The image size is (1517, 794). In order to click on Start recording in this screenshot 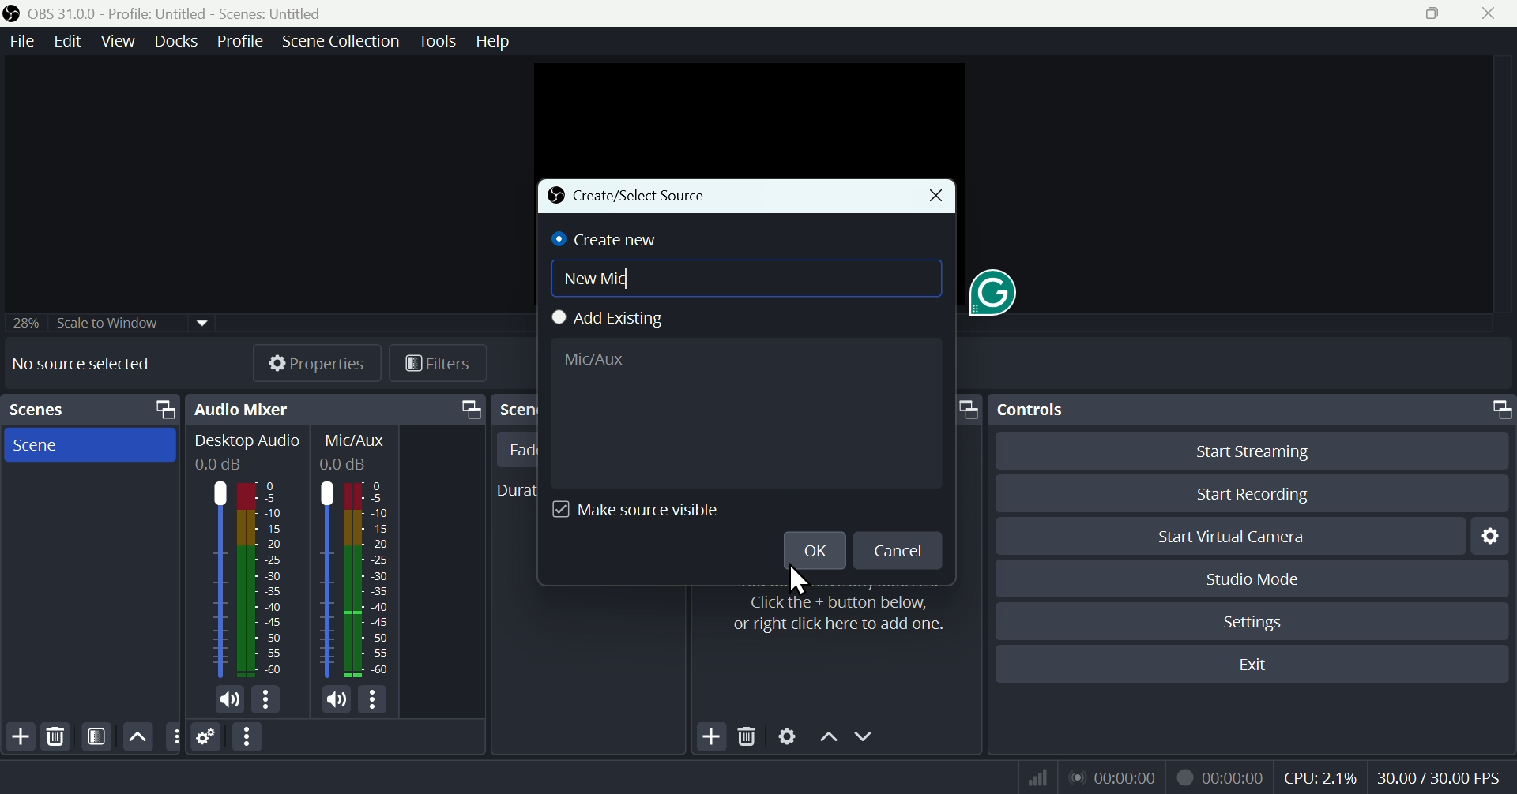, I will do `click(1255, 493)`.